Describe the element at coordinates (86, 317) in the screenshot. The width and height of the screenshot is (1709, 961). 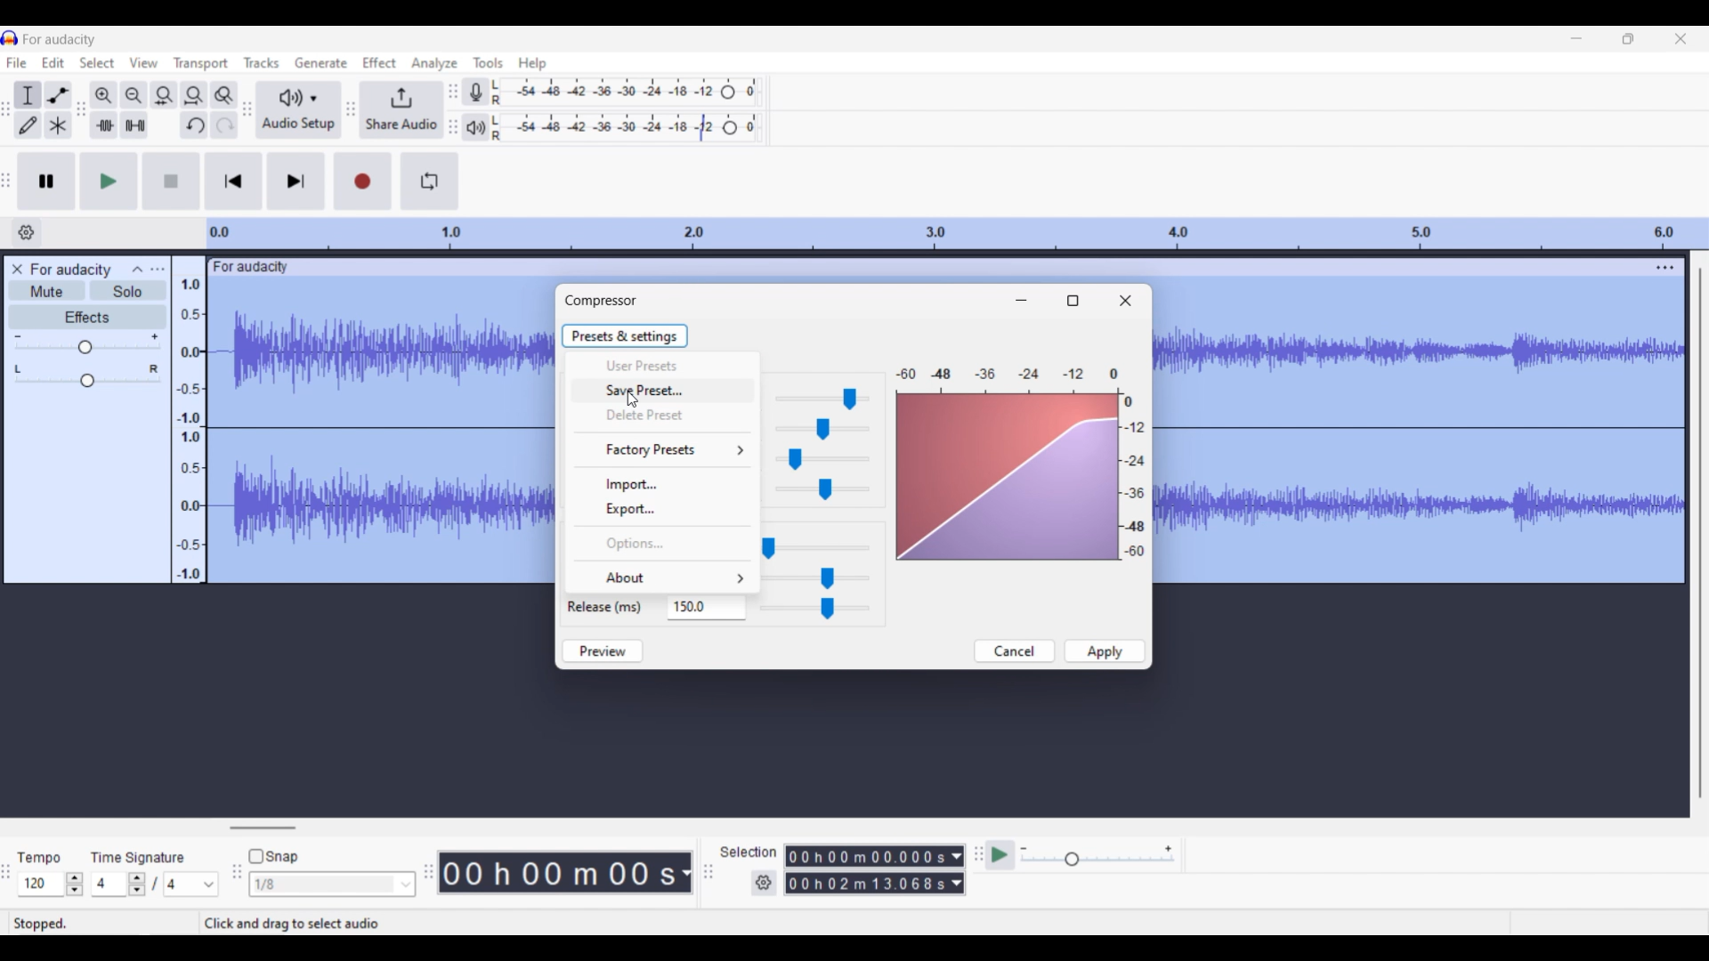
I see `Effects` at that location.